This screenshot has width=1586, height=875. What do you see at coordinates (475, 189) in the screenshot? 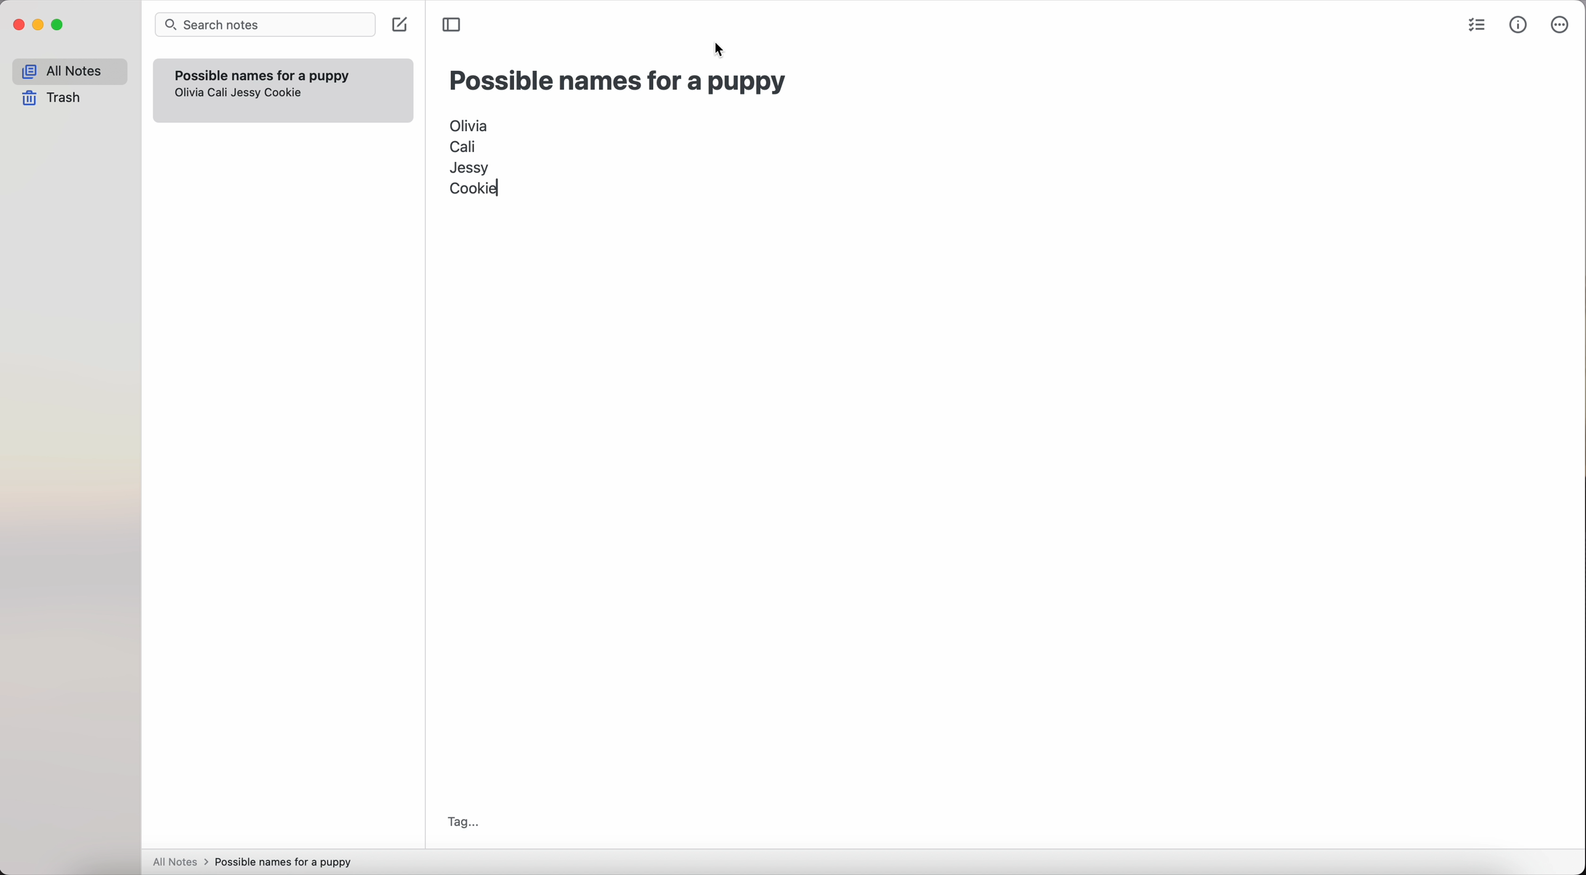
I see `Cookie` at bounding box center [475, 189].